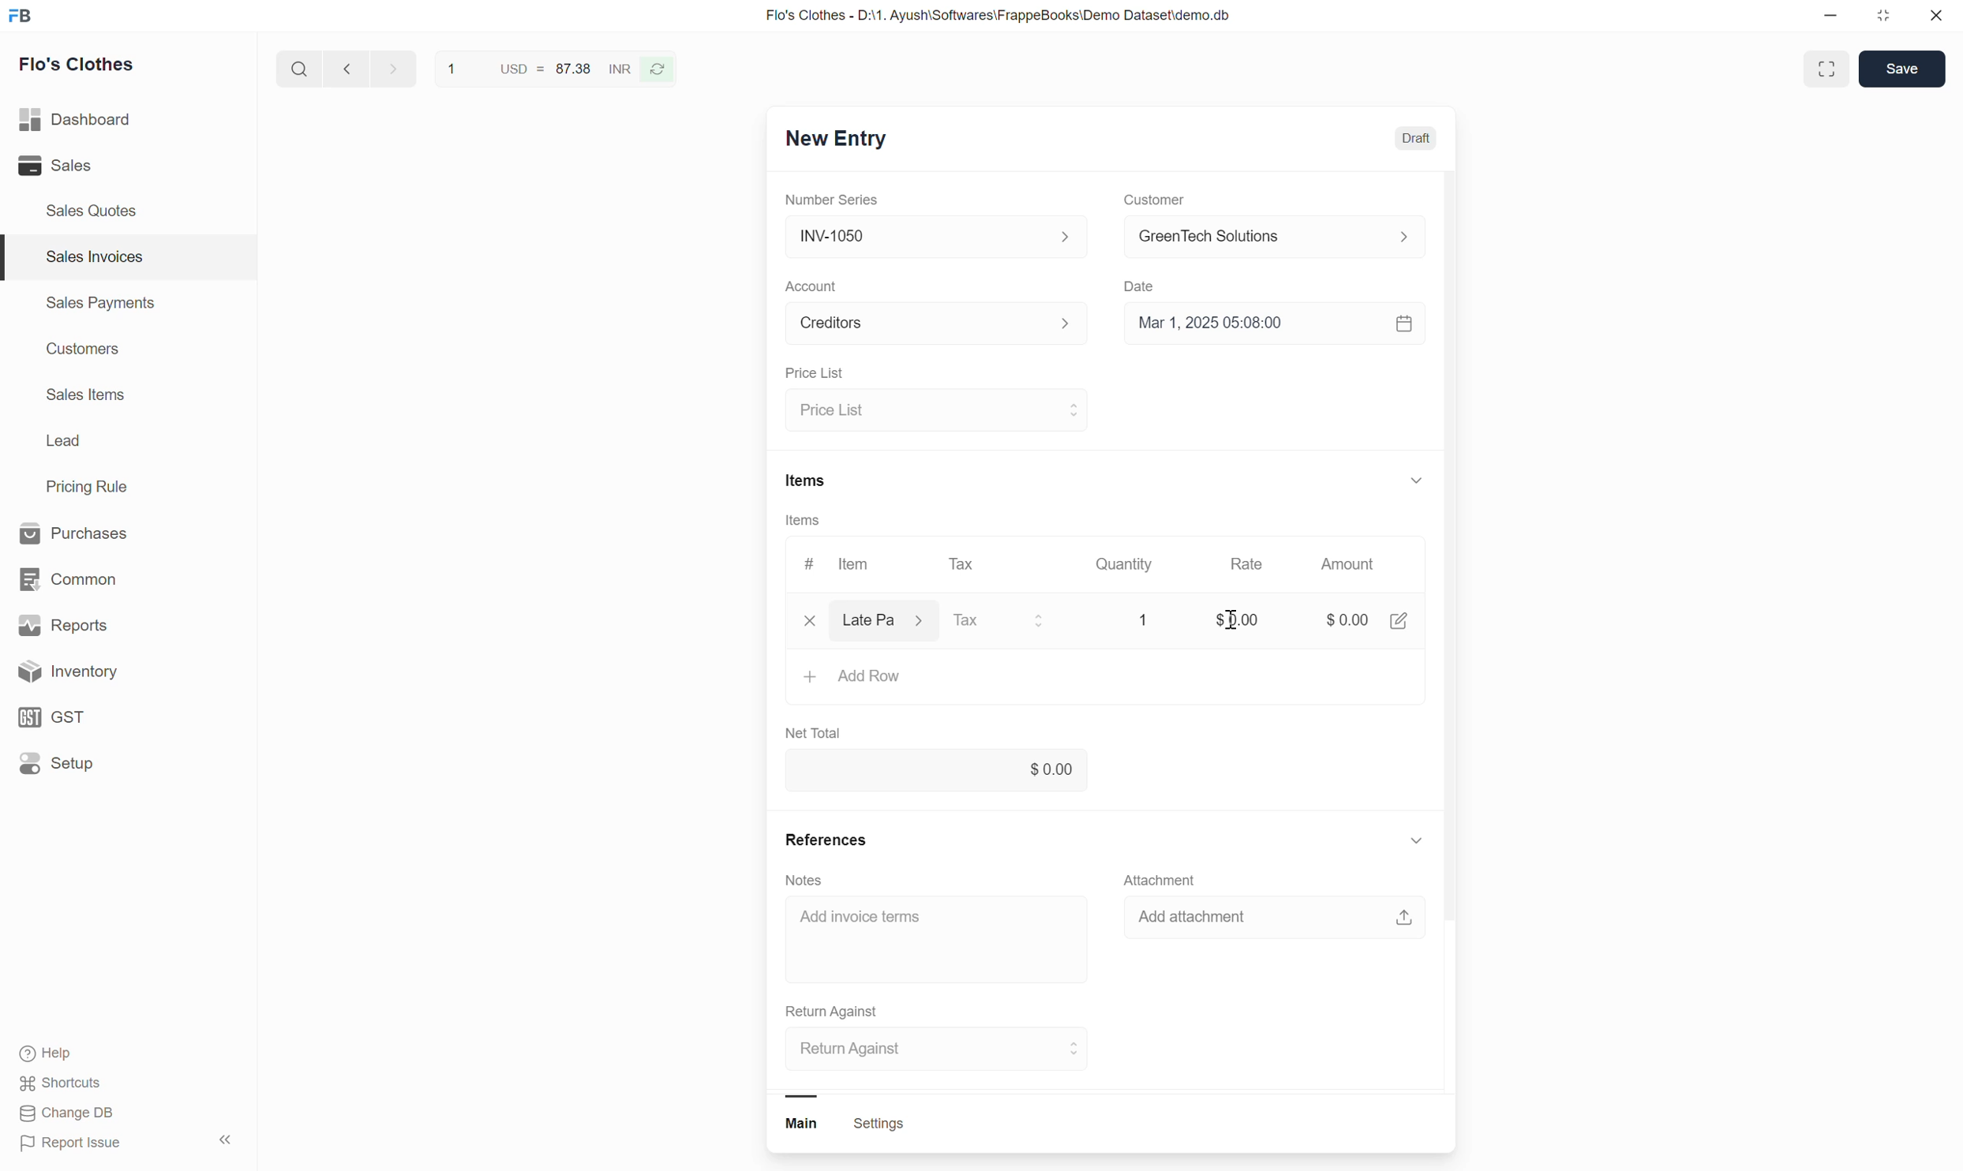 The height and width of the screenshot is (1171, 1963). I want to click on Flo's Clothes - D:\1. Ayush\Softwares\FrappeBooks\Demo Dataset\demo.db, so click(1013, 17).